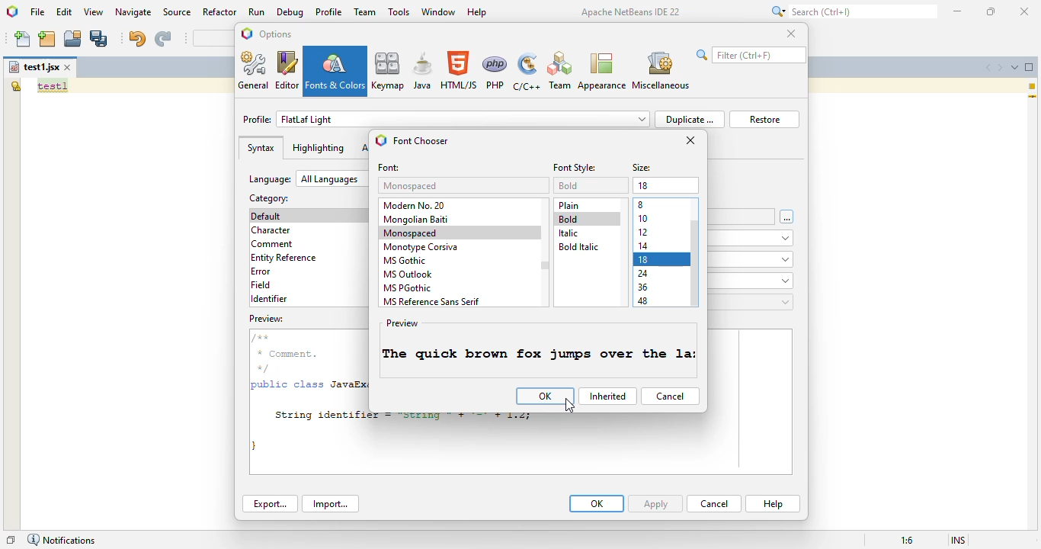 The image size is (1041, 549). I want to click on editor, so click(287, 70).